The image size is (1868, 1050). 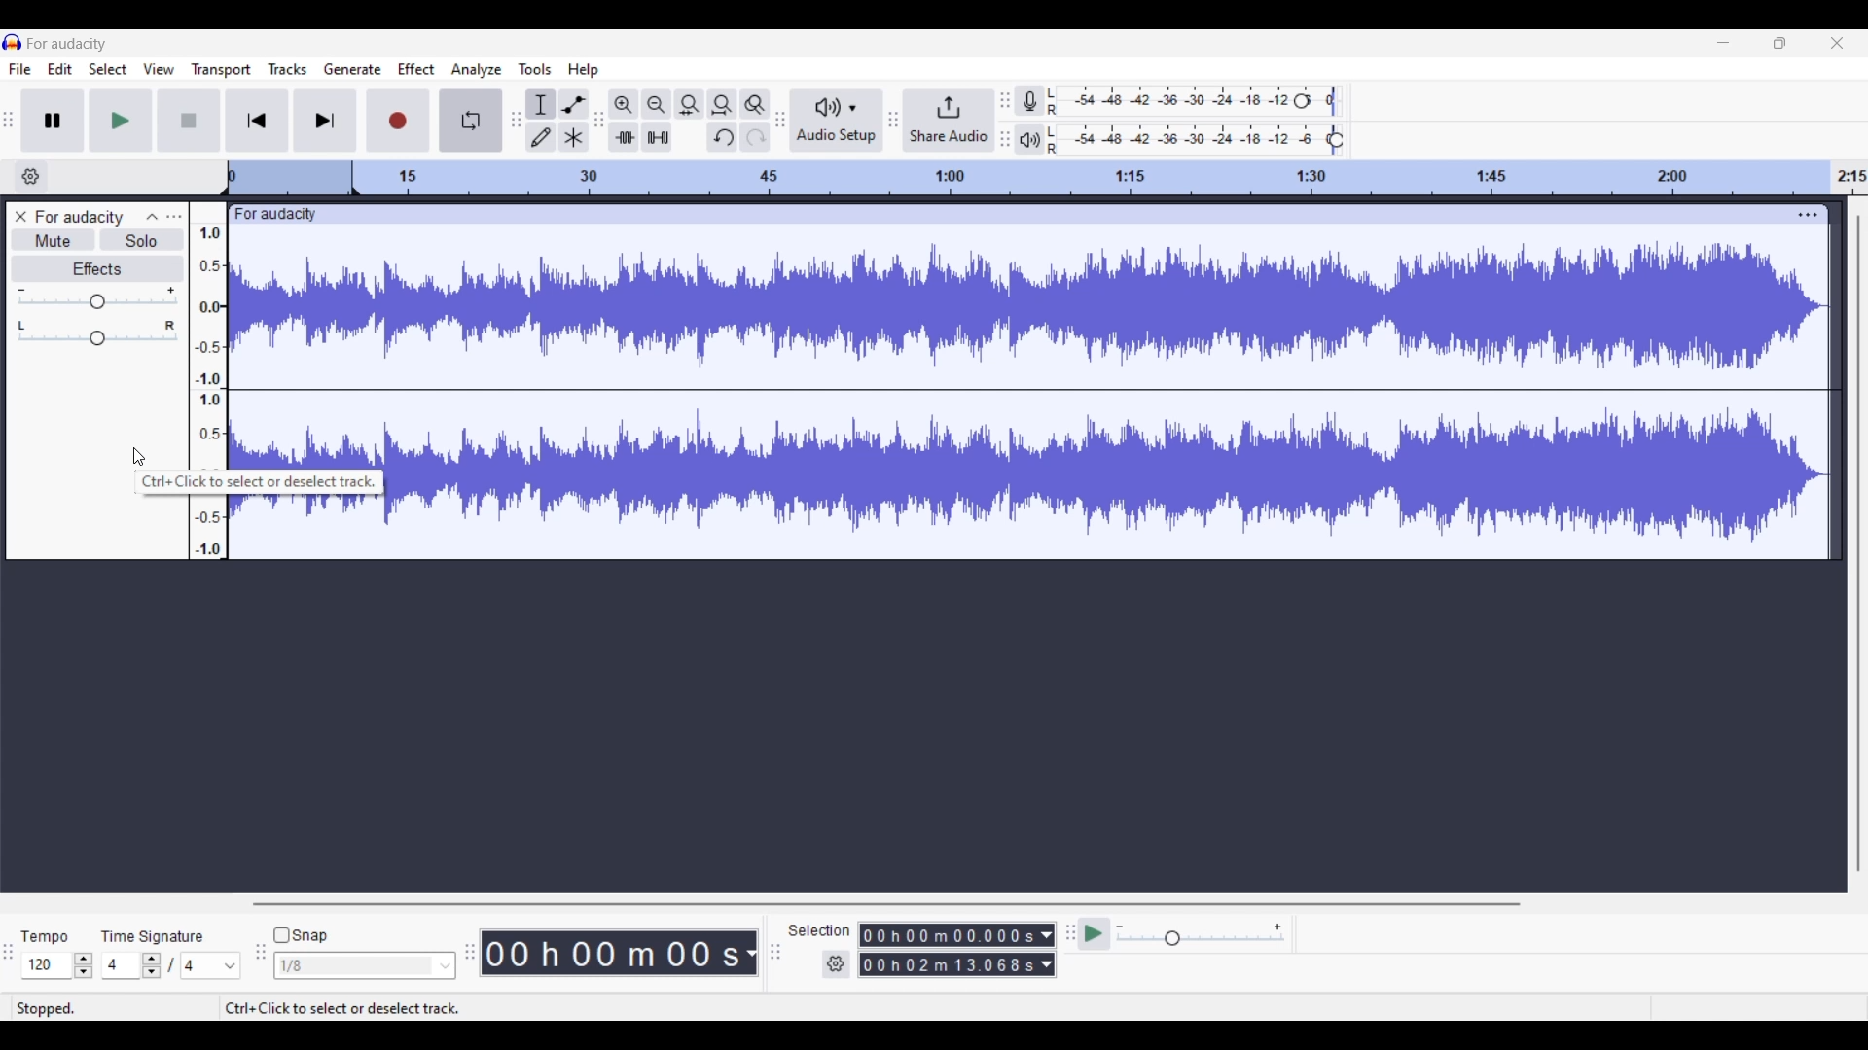 I want to click on Skip/Select to start, so click(x=257, y=121).